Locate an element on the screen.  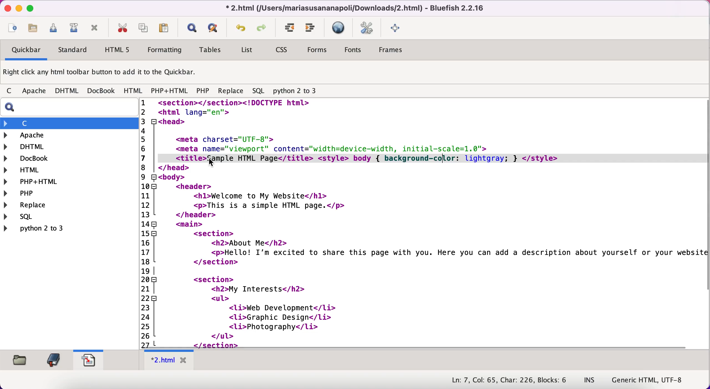
cursor  is located at coordinates (211, 164).